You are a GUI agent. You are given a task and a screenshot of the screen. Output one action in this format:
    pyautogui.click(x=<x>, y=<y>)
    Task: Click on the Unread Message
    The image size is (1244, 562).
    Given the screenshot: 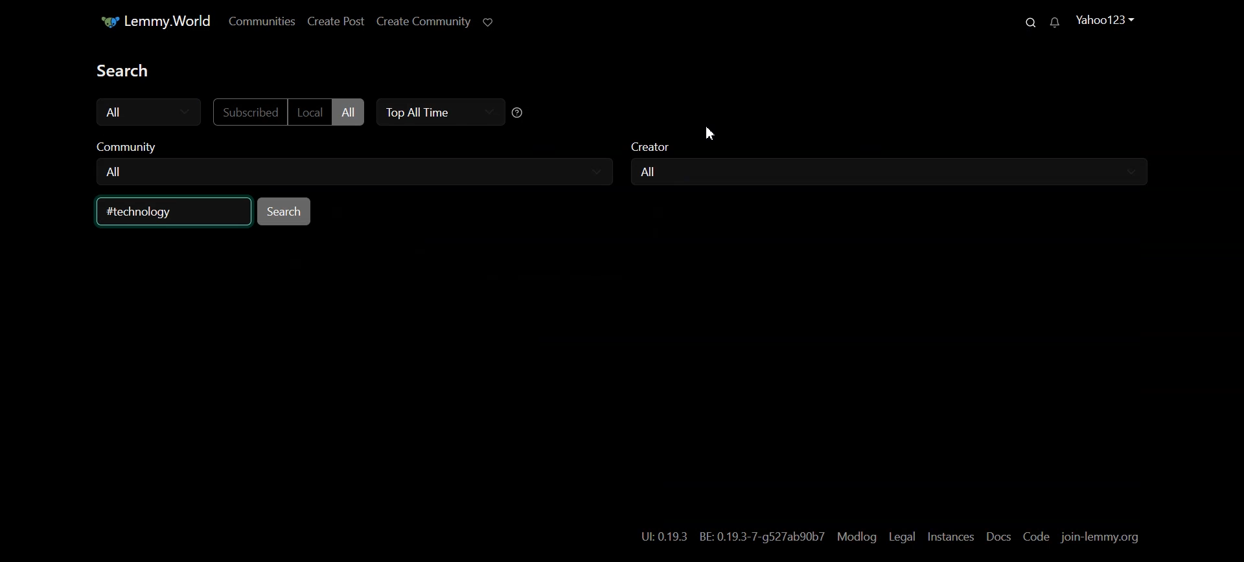 What is the action you would take?
    pyautogui.click(x=1054, y=23)
    